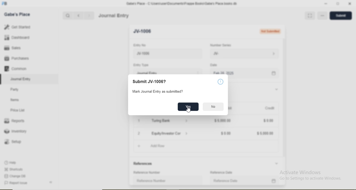 This screenshot has width=356, height=190. What do you see at coordinates (274, 181) in the screenshot?
I see `Calendar` at bounding box center [274, 181].